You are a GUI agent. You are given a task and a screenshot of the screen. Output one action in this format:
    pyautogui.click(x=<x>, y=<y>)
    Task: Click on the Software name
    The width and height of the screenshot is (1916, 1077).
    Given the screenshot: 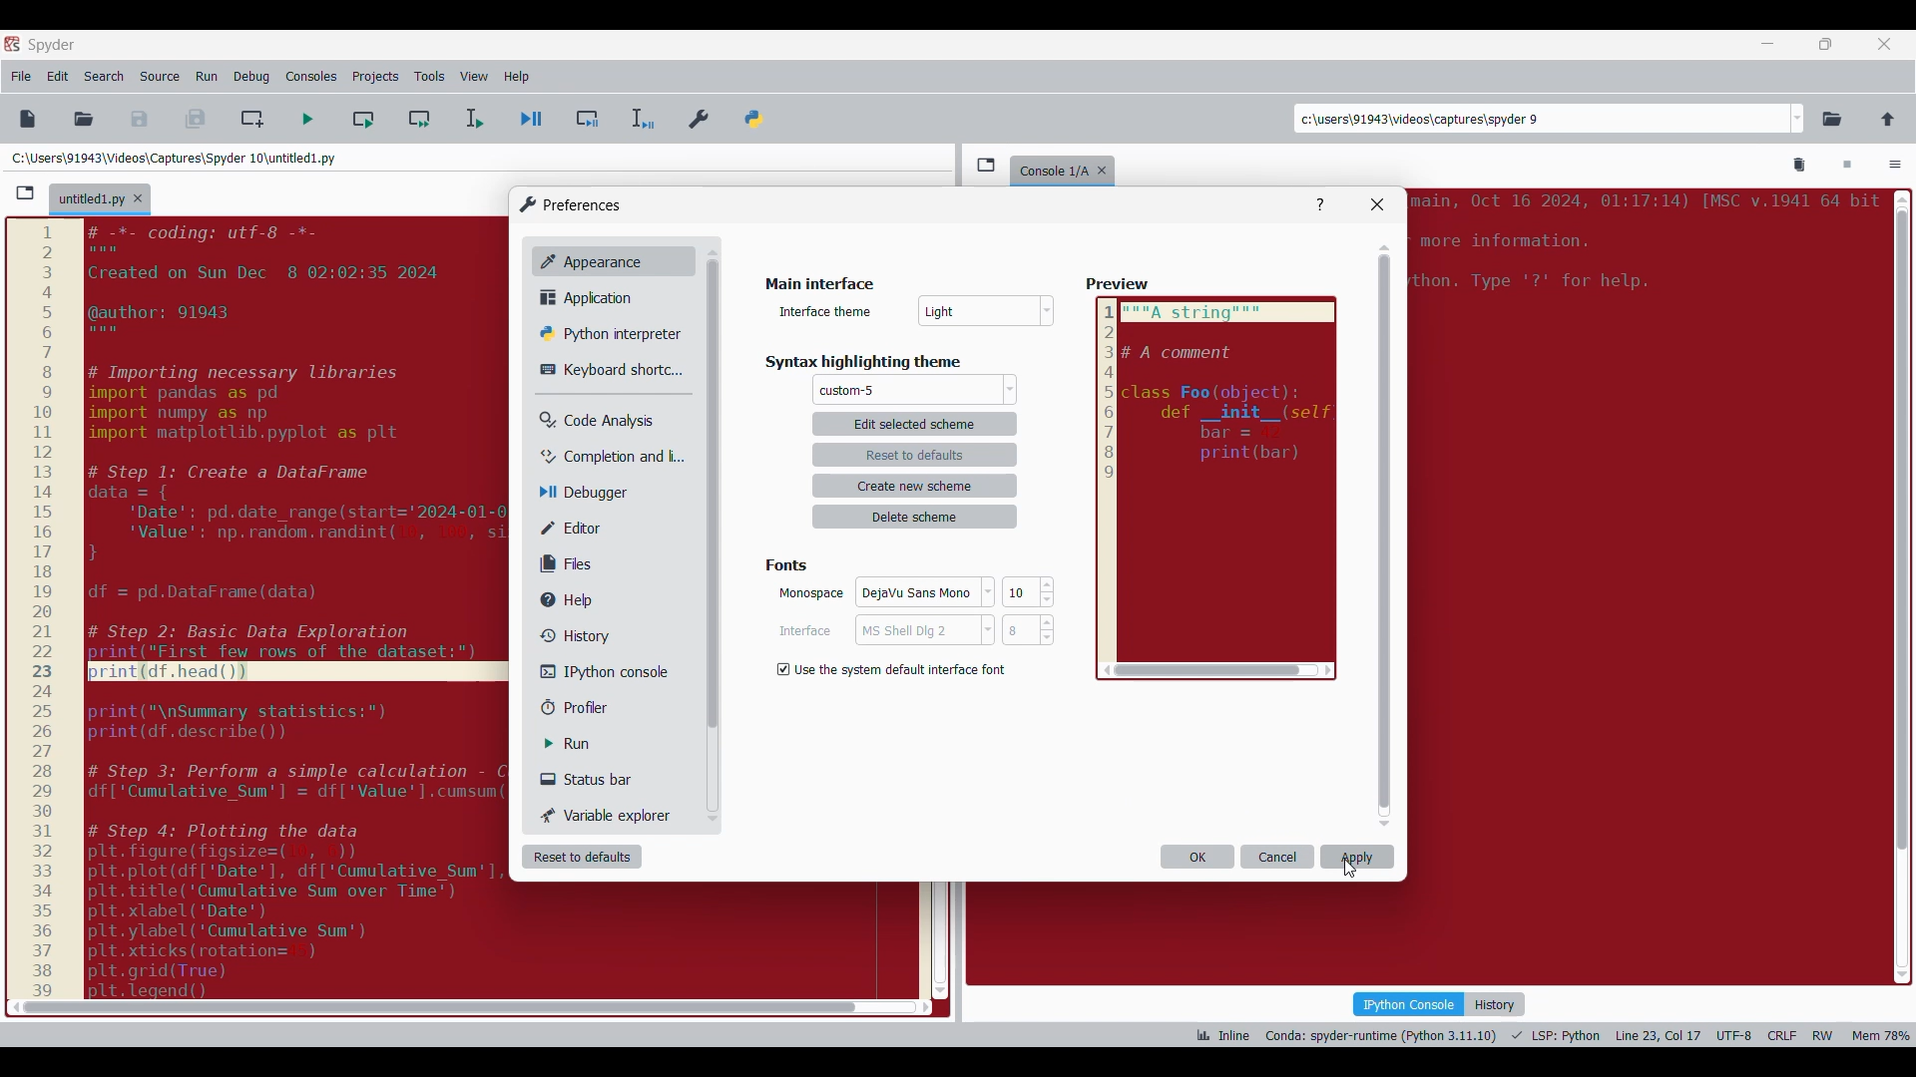 What is the action you would take?
    pyautogui.click(x=52, y=45)
    